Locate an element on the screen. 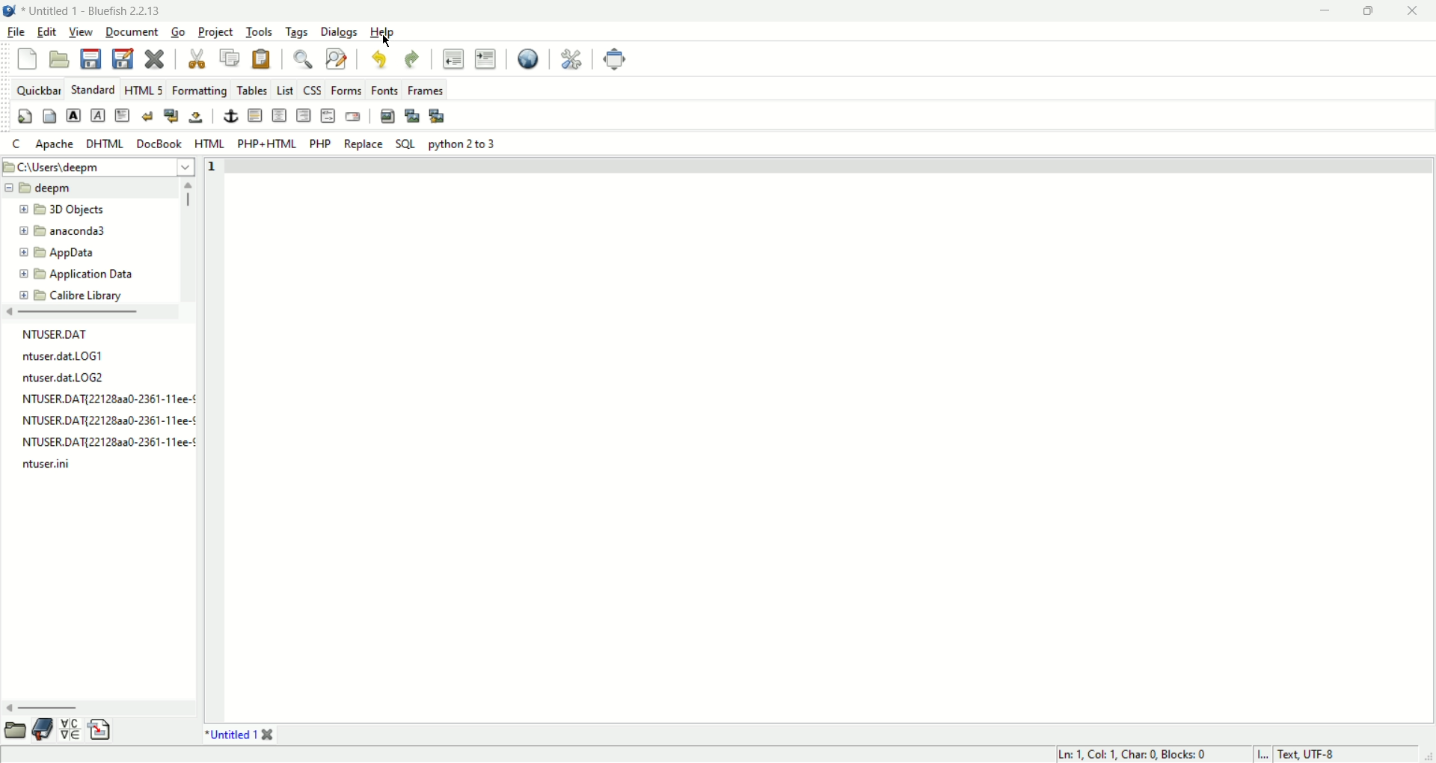 This screenshot has height=763, width=1436. file name is located at coordinates (47, 467).